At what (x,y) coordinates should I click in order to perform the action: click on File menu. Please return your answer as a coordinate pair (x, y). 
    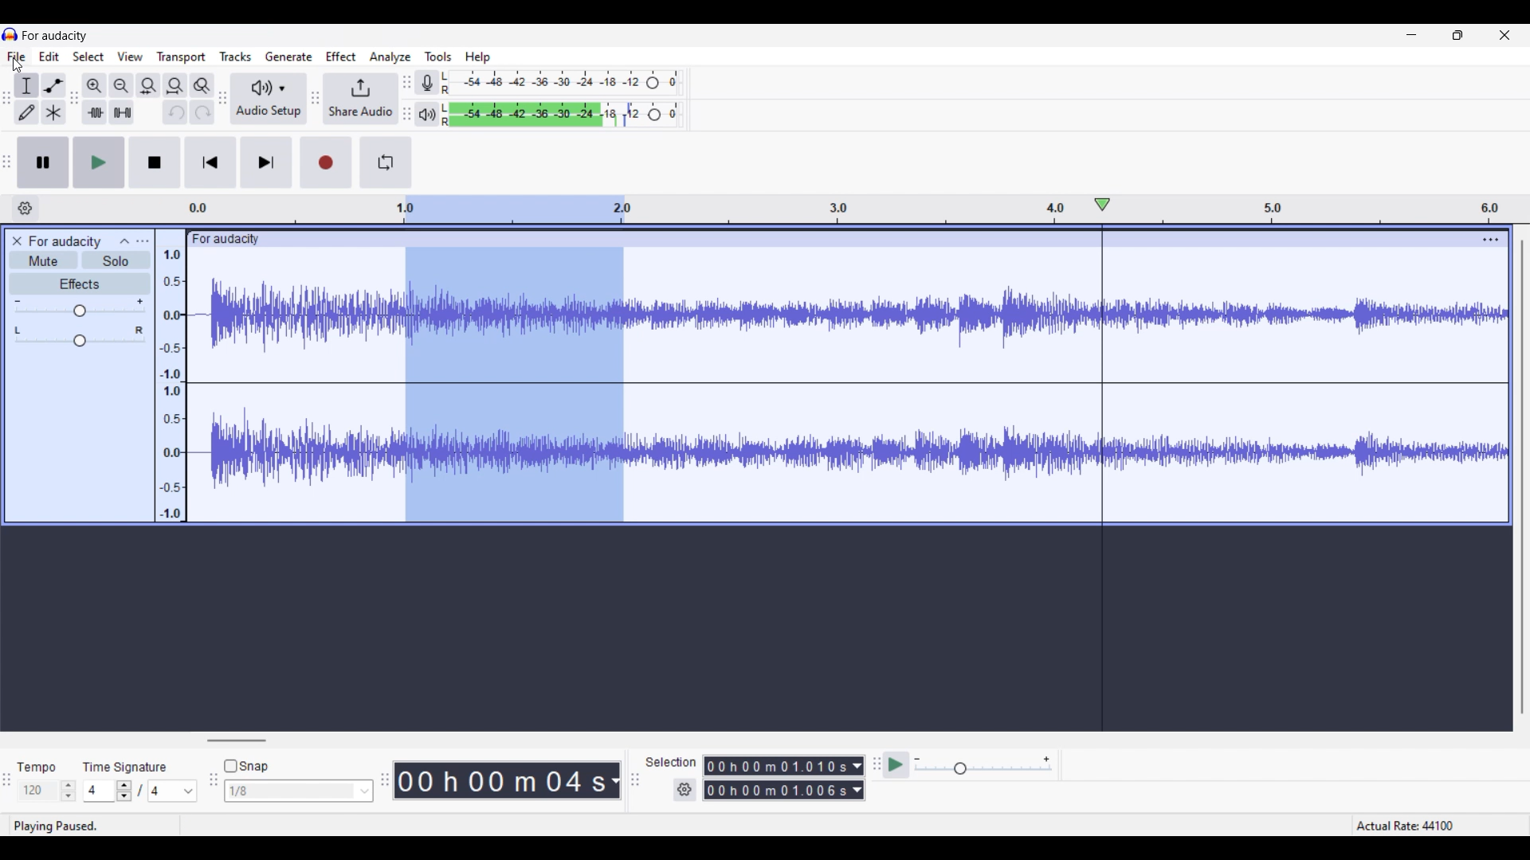
    Looking at the image, I should click on (17, 57).